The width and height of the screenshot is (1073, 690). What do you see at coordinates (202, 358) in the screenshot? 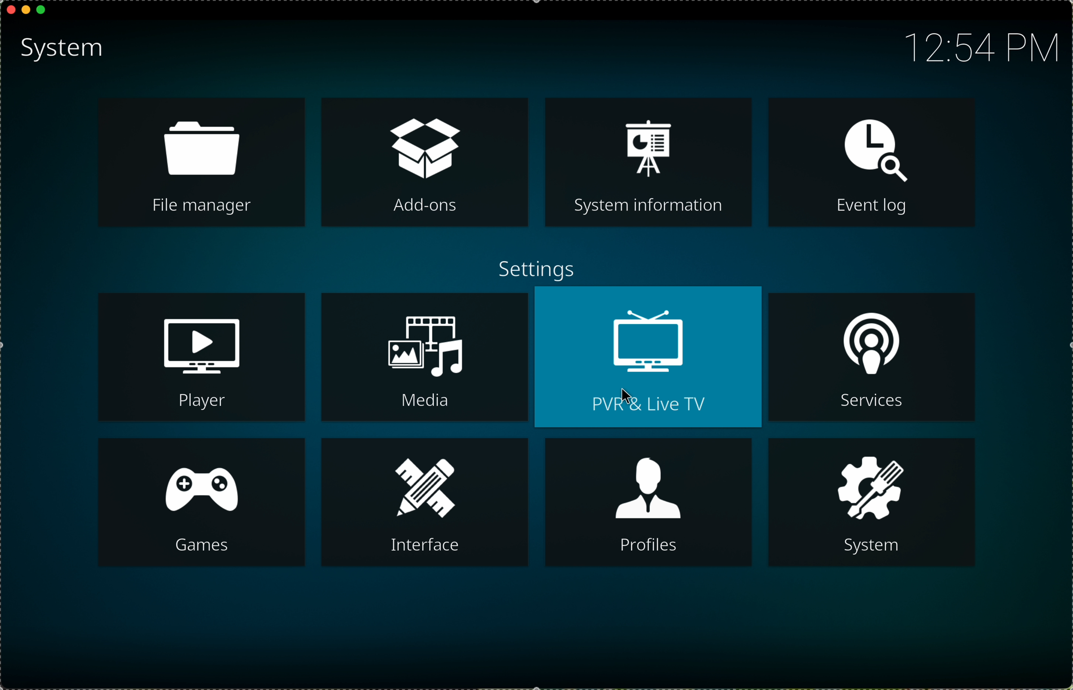
I see `player option` at bounding box center [202, 358].